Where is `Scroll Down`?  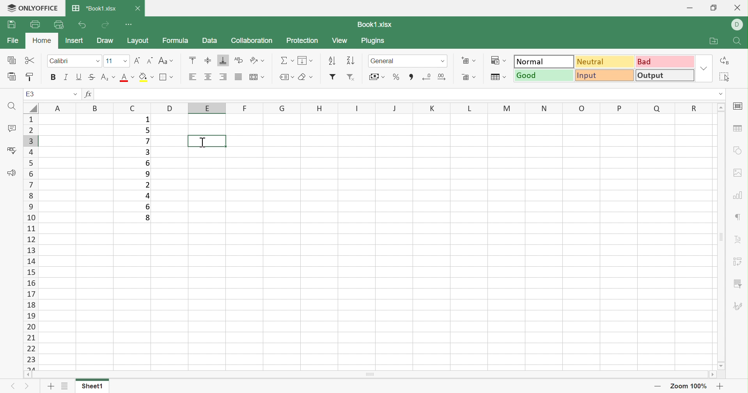 Scroll Down is located at coordinates (718, 365).